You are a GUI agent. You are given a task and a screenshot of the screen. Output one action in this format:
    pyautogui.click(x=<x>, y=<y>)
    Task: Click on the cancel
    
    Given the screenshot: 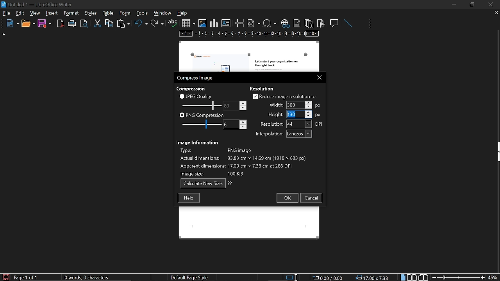 What is the action you would take?
    pyautogui.click(x=312, y=198)
    